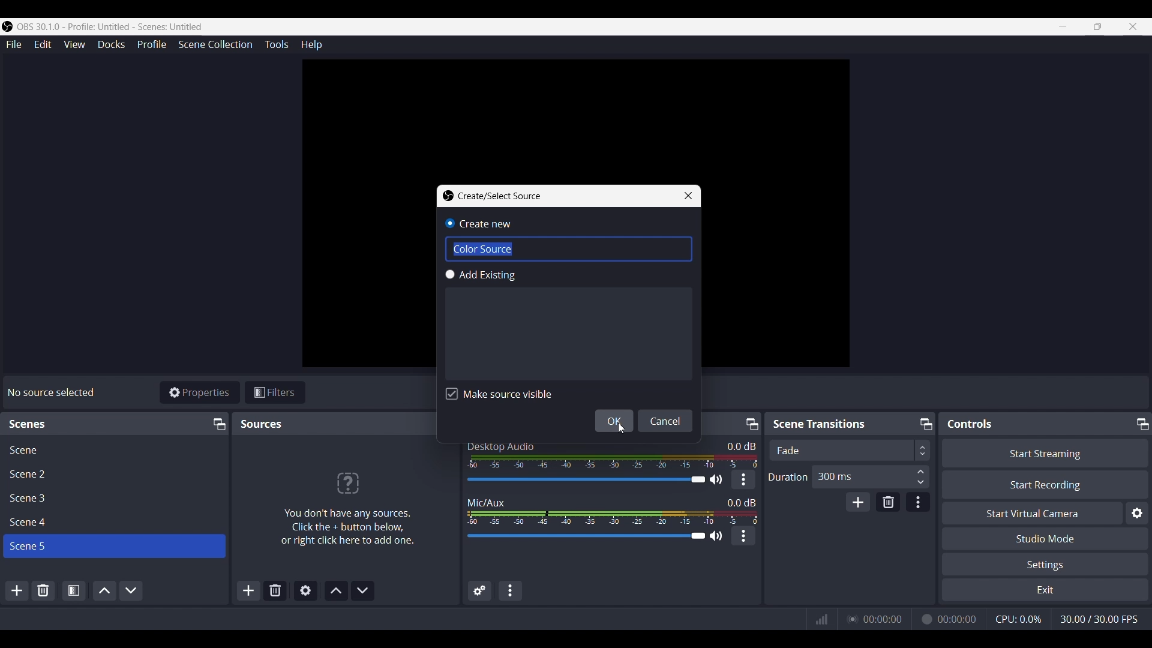 Image resolution: width=1152 pixels, height=648 pixels. I want to click on Maximize, so click(924, 422).